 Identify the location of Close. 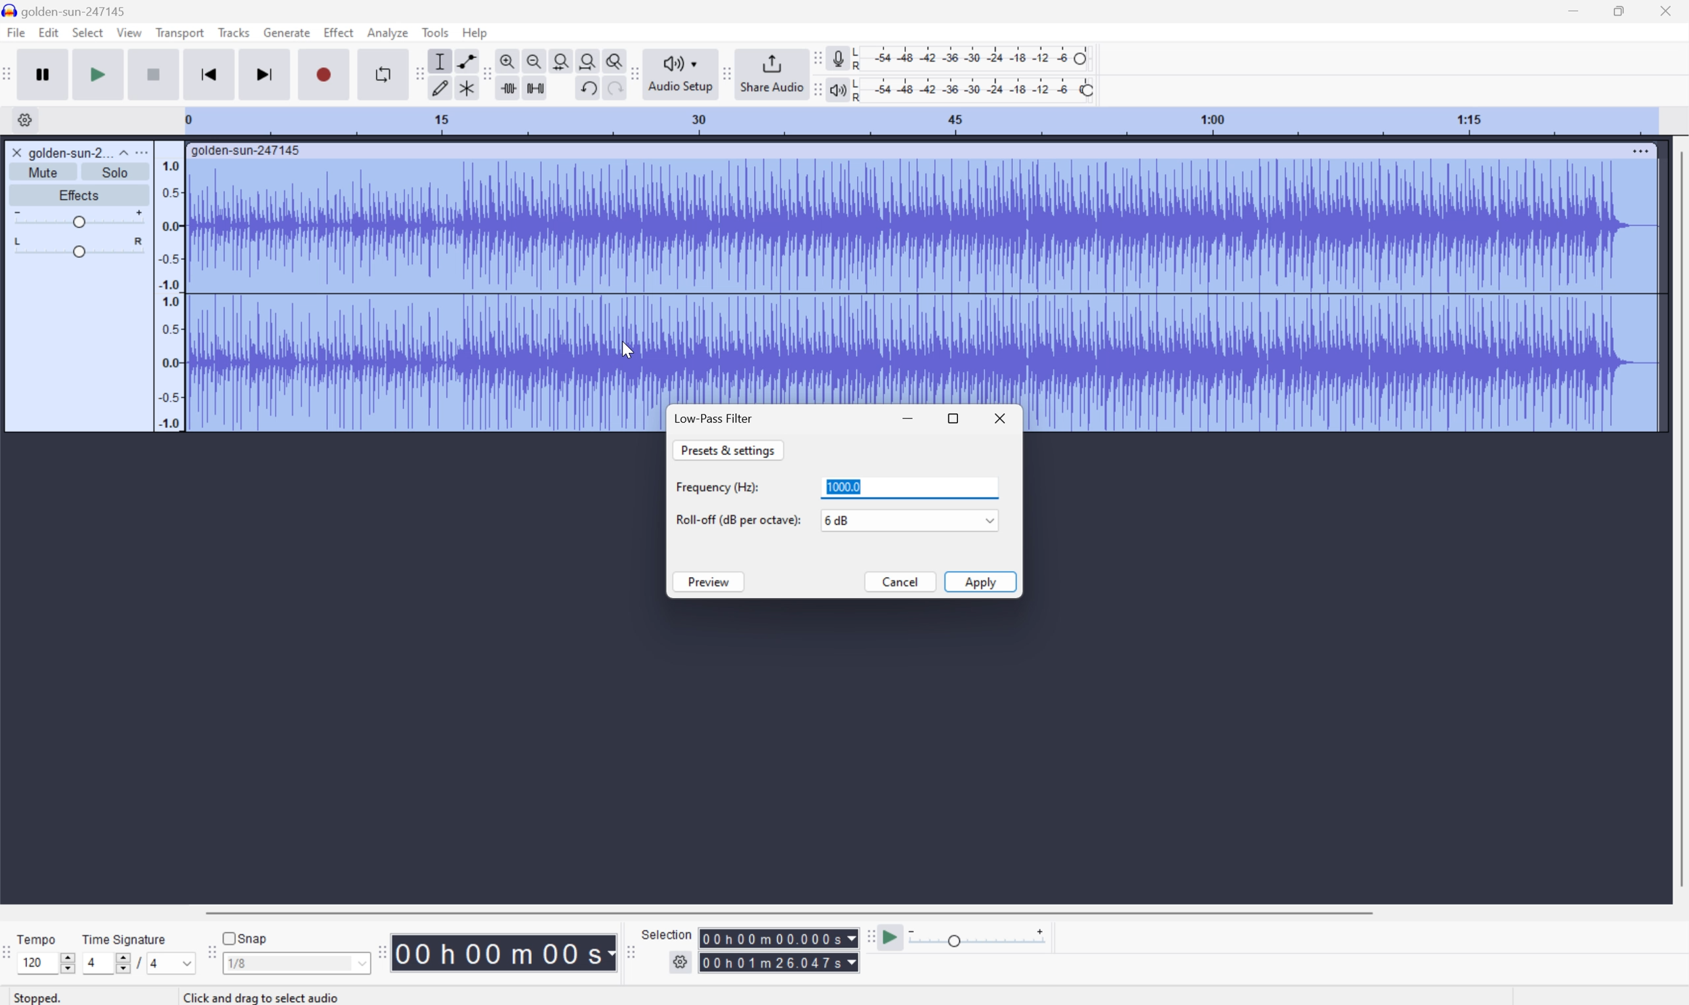
(1002, 416).